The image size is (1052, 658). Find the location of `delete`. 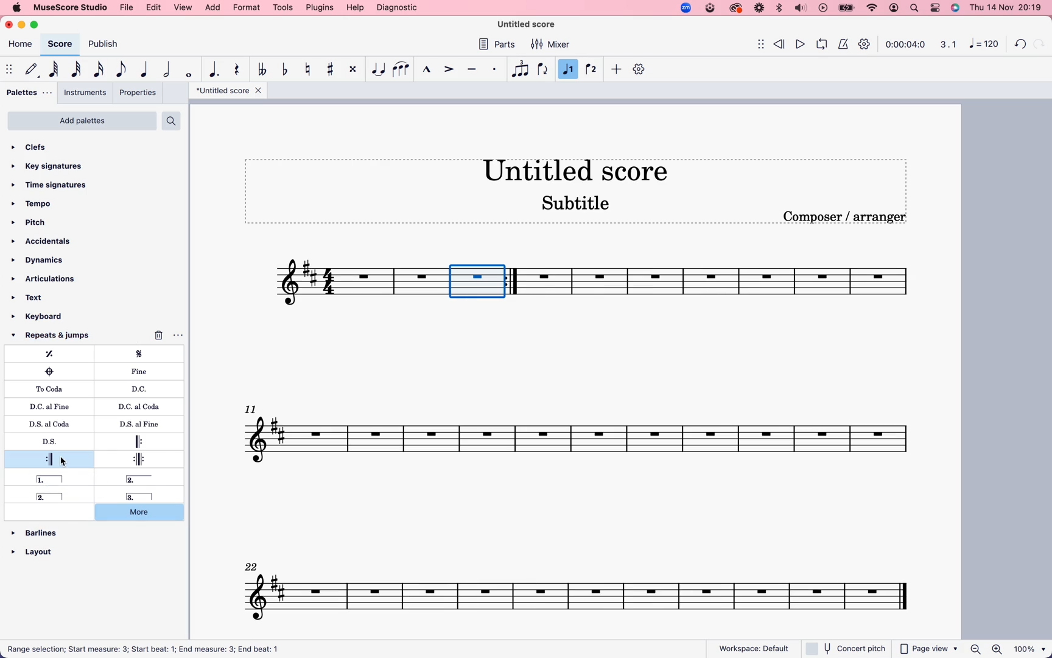

delete is located at coordinates (173, 333).